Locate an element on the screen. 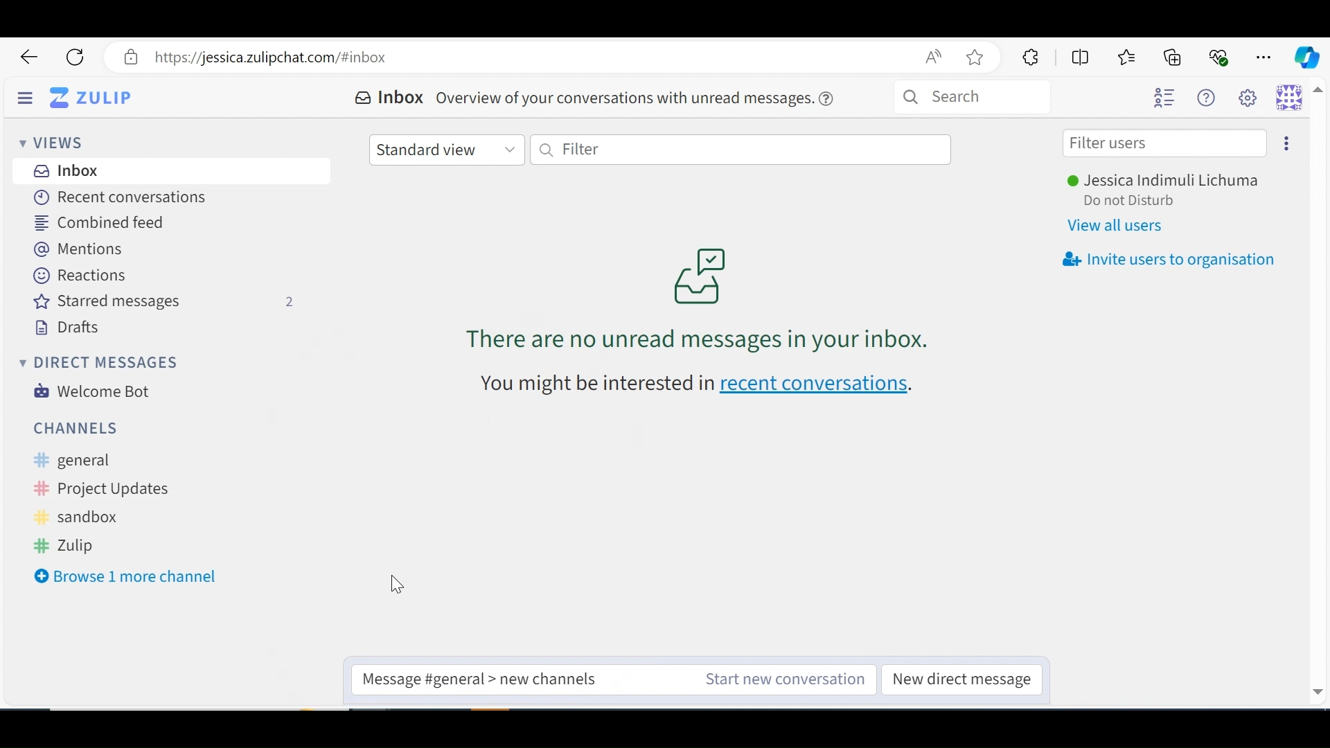  Sandbox is located at coordinates (107, 517).